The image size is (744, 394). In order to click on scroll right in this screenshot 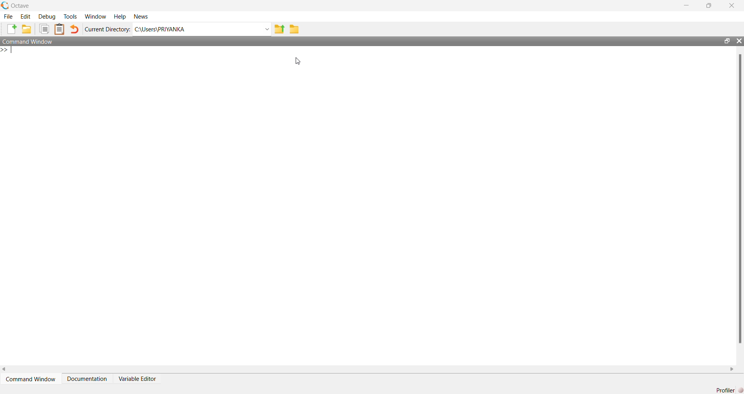, I will do `click(732, 369)`.